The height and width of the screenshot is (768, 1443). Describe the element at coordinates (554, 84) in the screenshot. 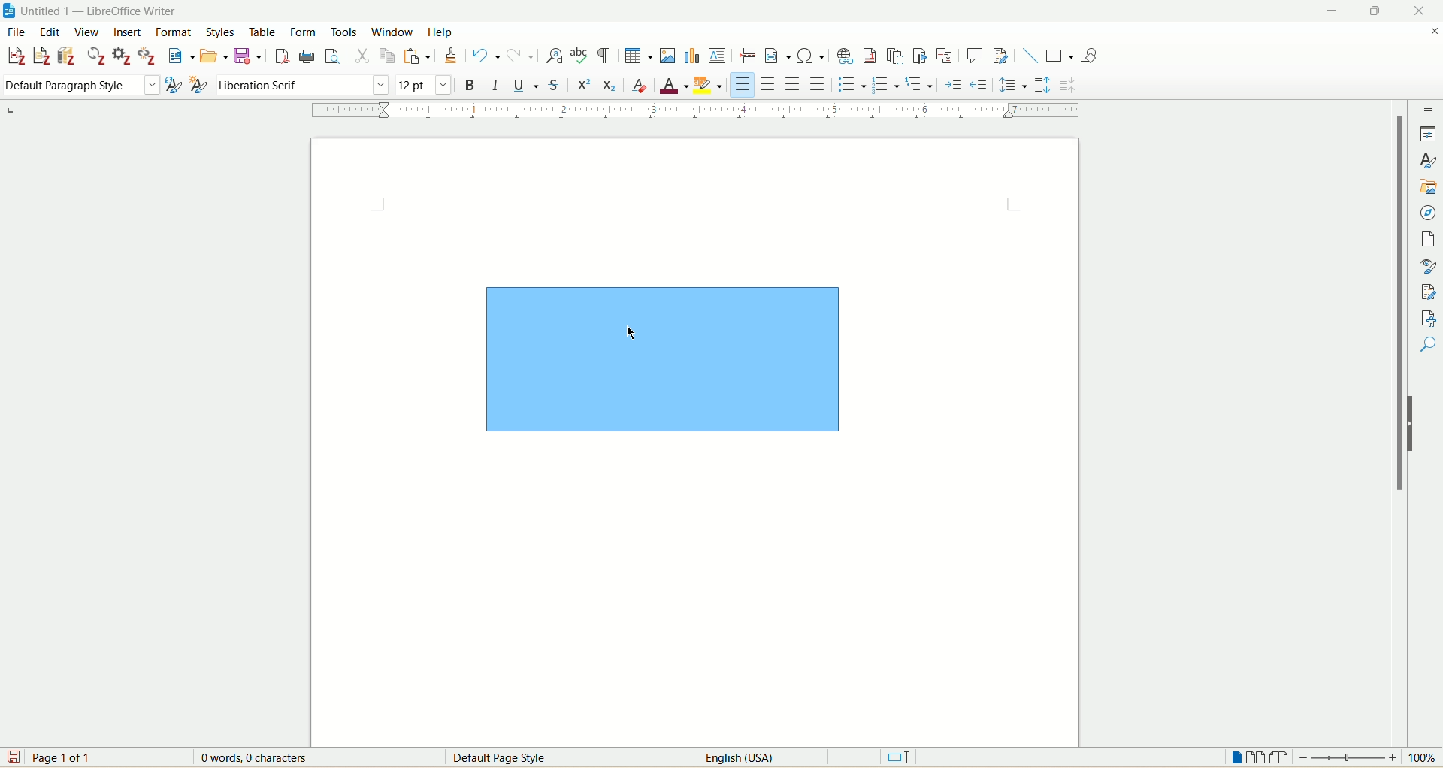

I see `strikethrough` at that location.